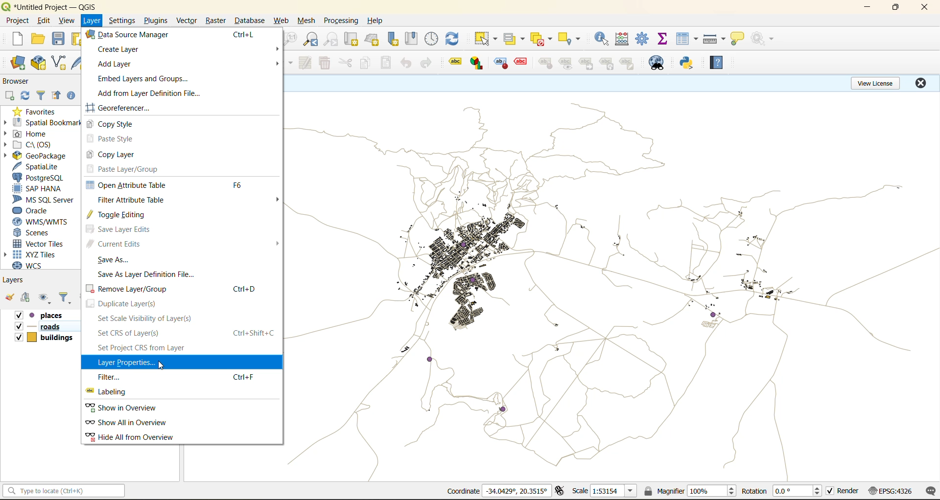  I want to click on label tool 5, so click(544, 64).